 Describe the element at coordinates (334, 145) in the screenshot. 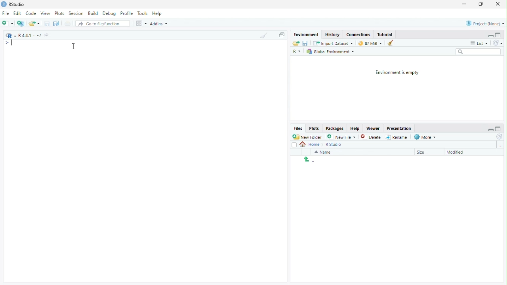

I see `R Studio` at that location.